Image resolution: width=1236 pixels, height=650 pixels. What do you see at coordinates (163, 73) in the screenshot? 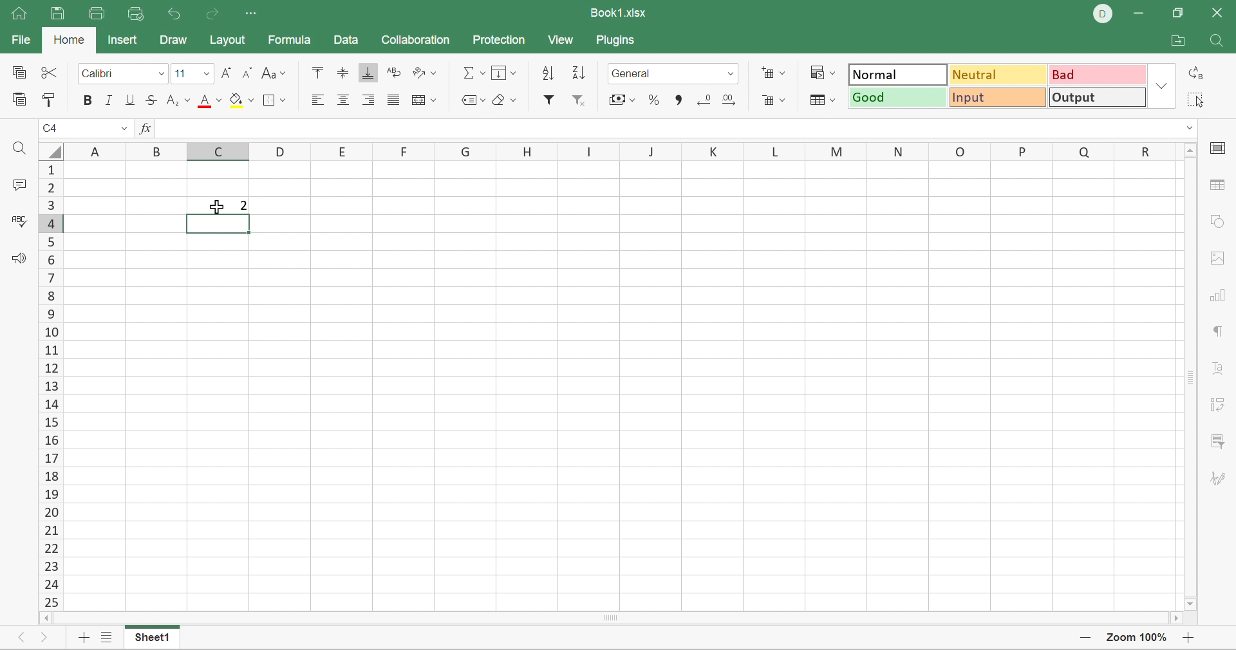
I see `Drop Down` at bounding box center [163, 73].